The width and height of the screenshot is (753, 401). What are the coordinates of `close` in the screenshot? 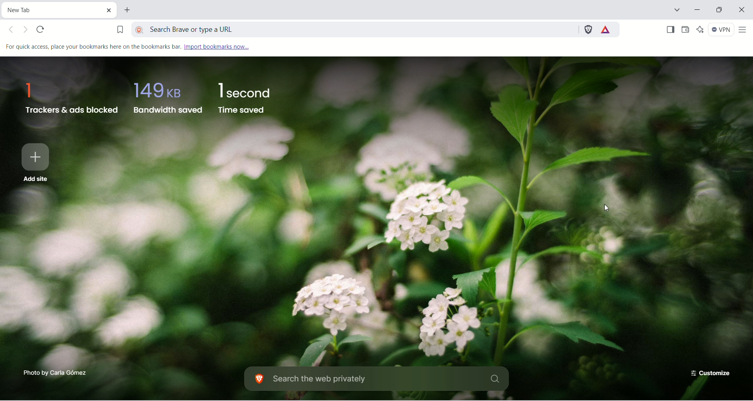 It's located at (740, 11).